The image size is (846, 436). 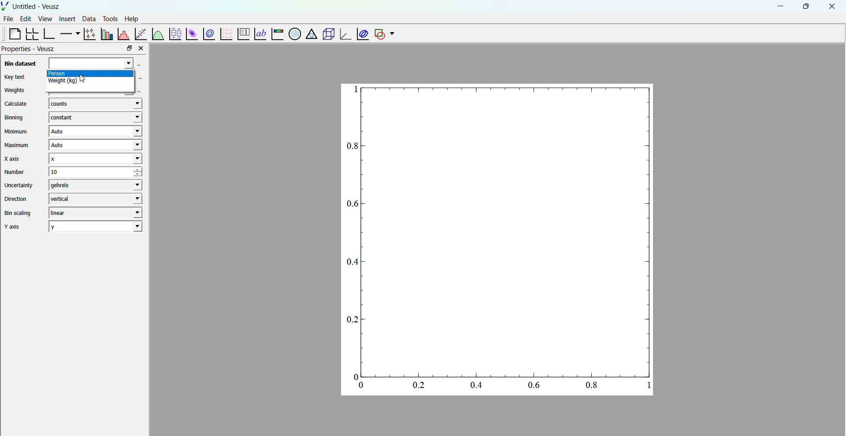 I want to click on plot bar chats, so click(x=106, y=34).